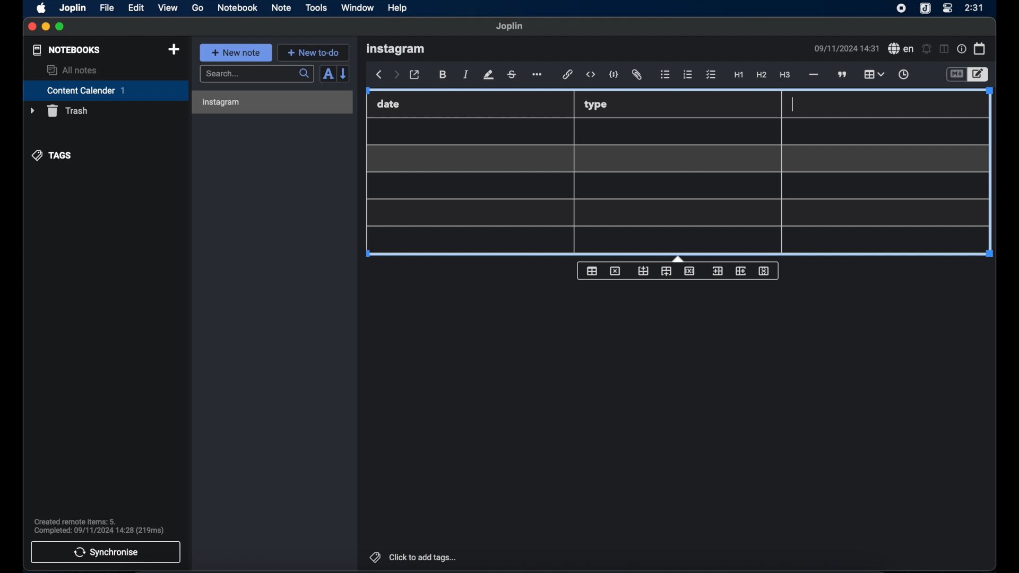 This screenshot has height=573, width=1019. Describe the element at coordinates (980, 49) in the screenshot. I see `calendar icon` at that location.